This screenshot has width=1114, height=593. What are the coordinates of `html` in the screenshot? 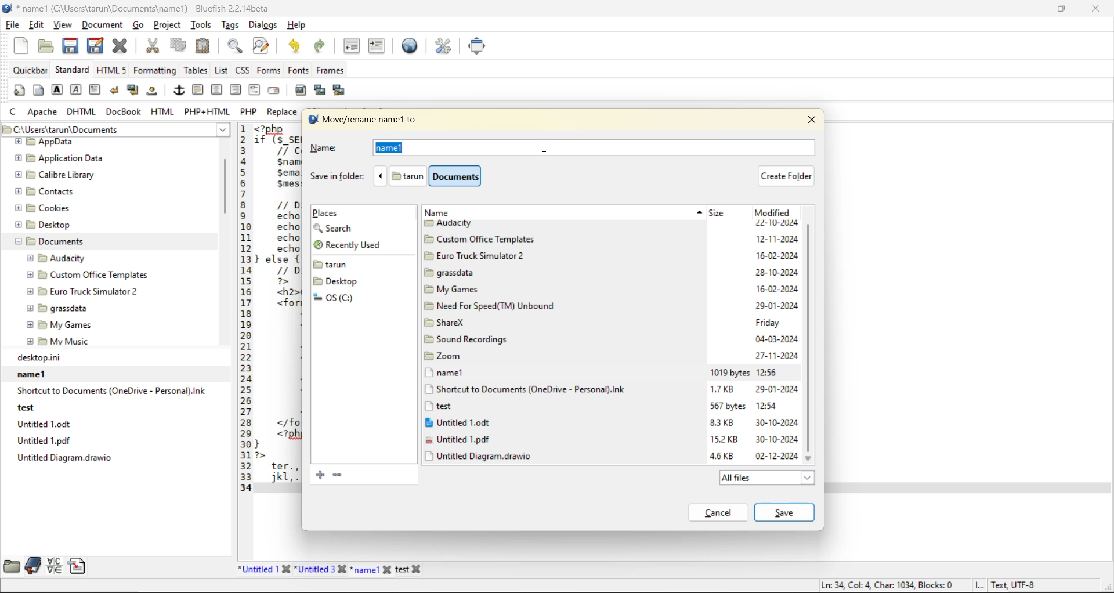 It's located at (162, 113).